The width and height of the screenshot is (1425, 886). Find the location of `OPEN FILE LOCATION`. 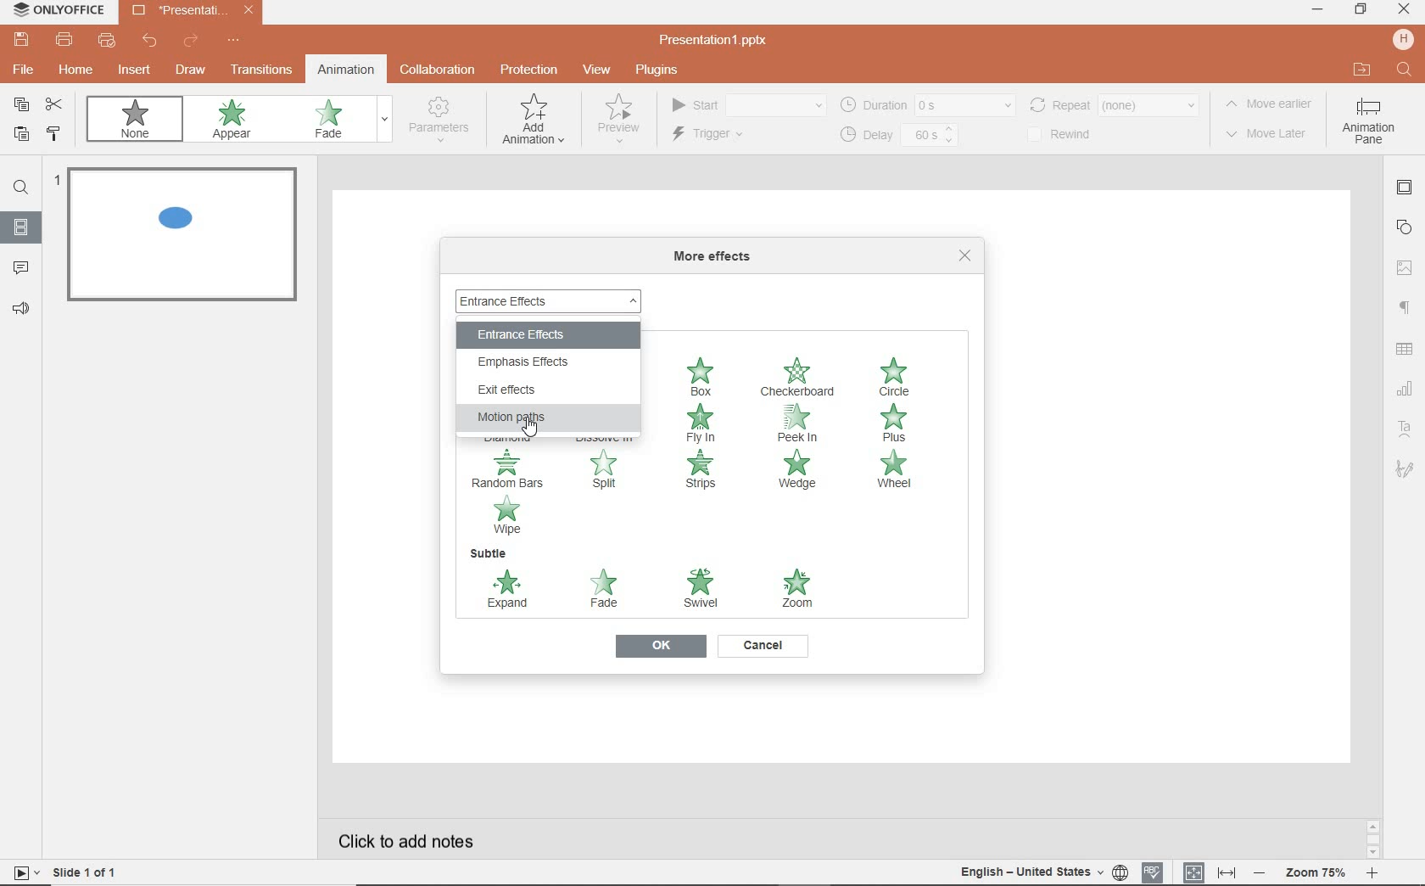

OPEN FILE LOCATION is located at coordinates (1361, 70).